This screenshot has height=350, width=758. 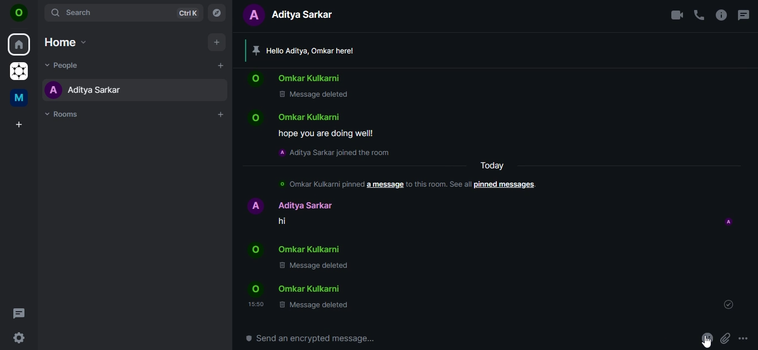 What do you see at coordinates (82, 89) in the screenshot?
I see `aditya sarkar` at bounding box center [82, 89].